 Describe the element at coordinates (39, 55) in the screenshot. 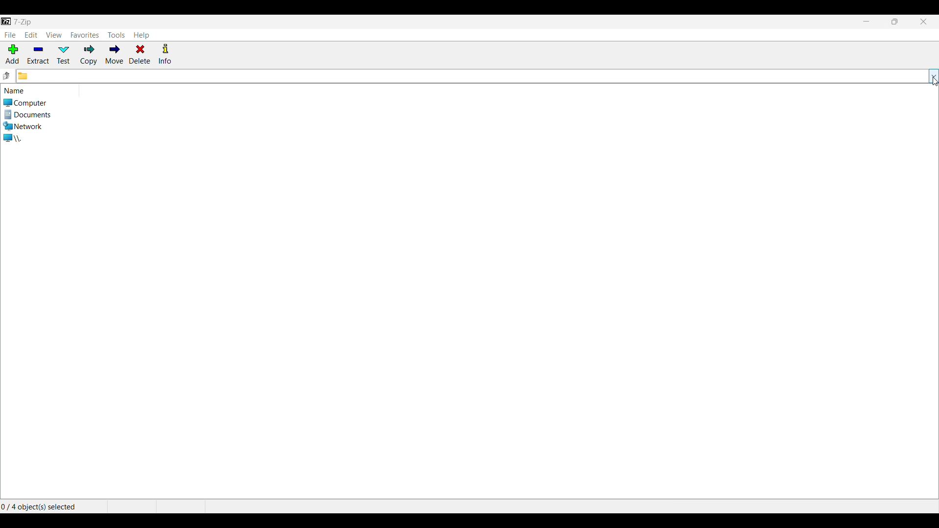

I see `Extract` at that location.